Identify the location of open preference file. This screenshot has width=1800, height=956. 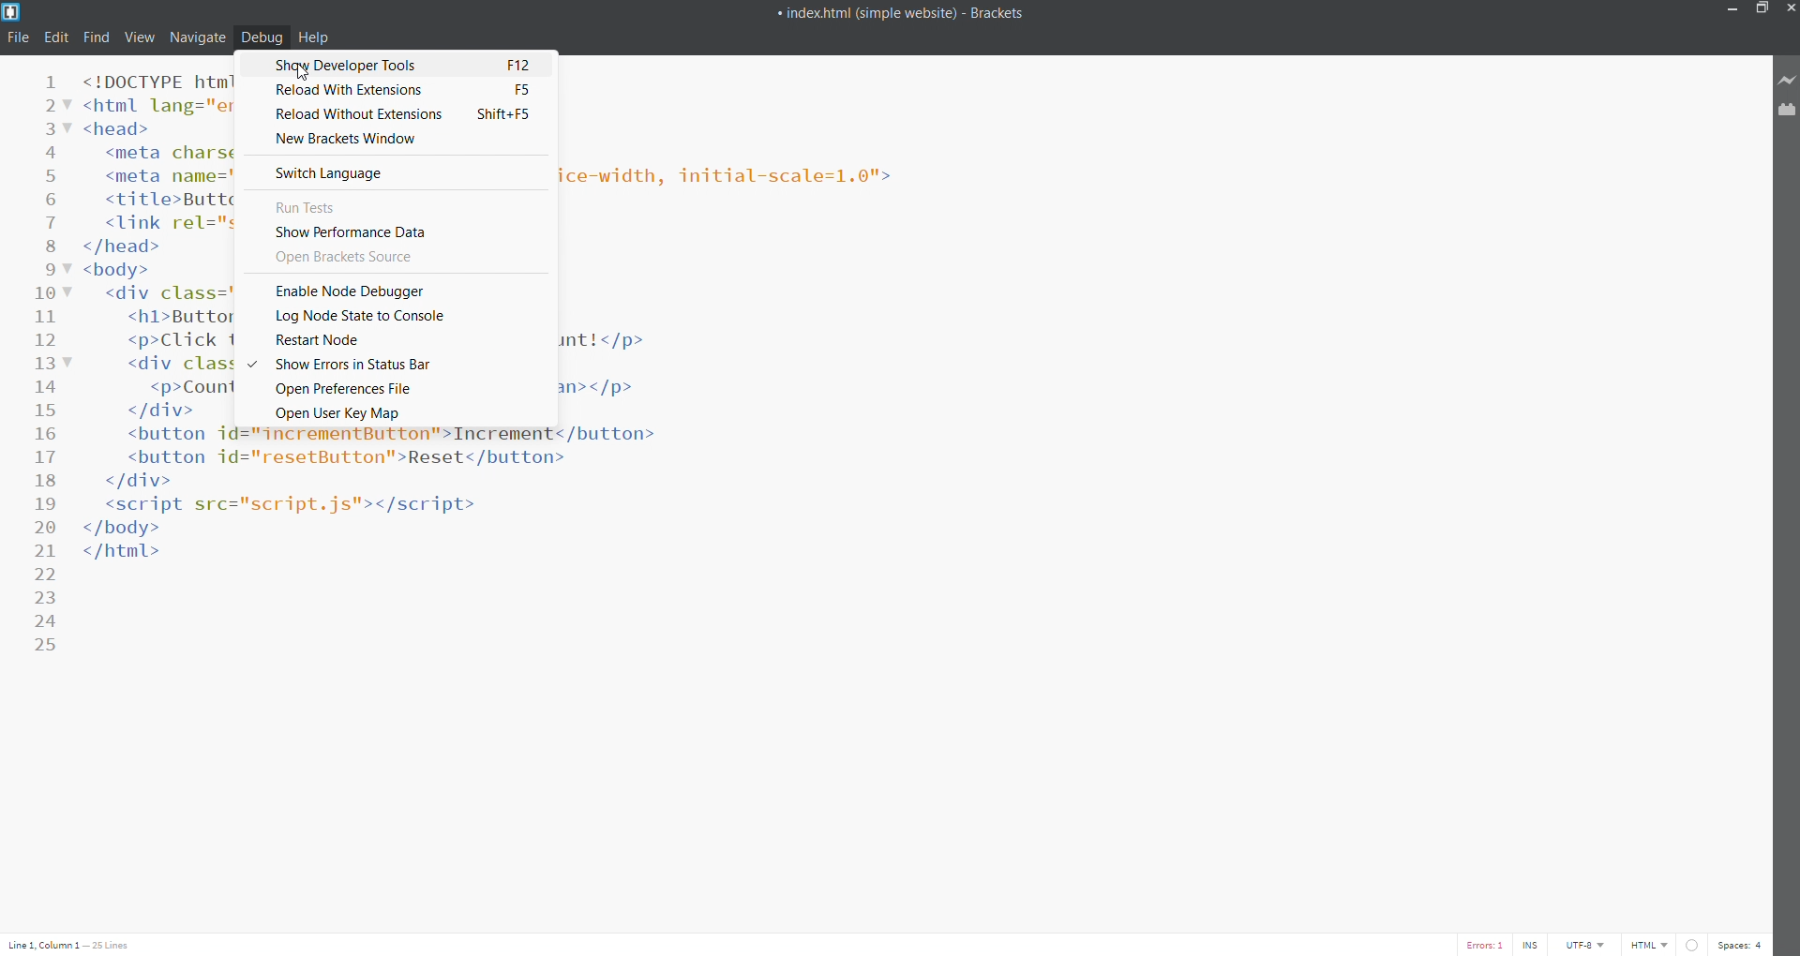
(392, 388).